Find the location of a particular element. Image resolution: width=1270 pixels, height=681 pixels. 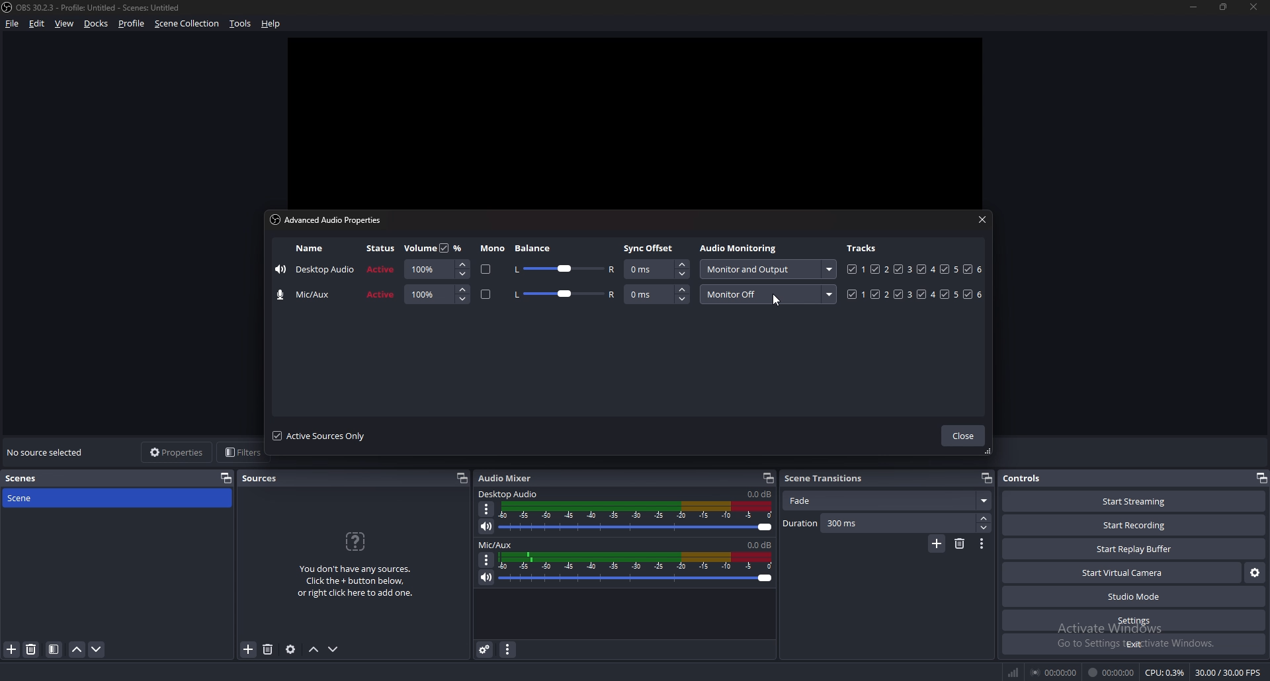

close is located at coordinates (1253, 5).